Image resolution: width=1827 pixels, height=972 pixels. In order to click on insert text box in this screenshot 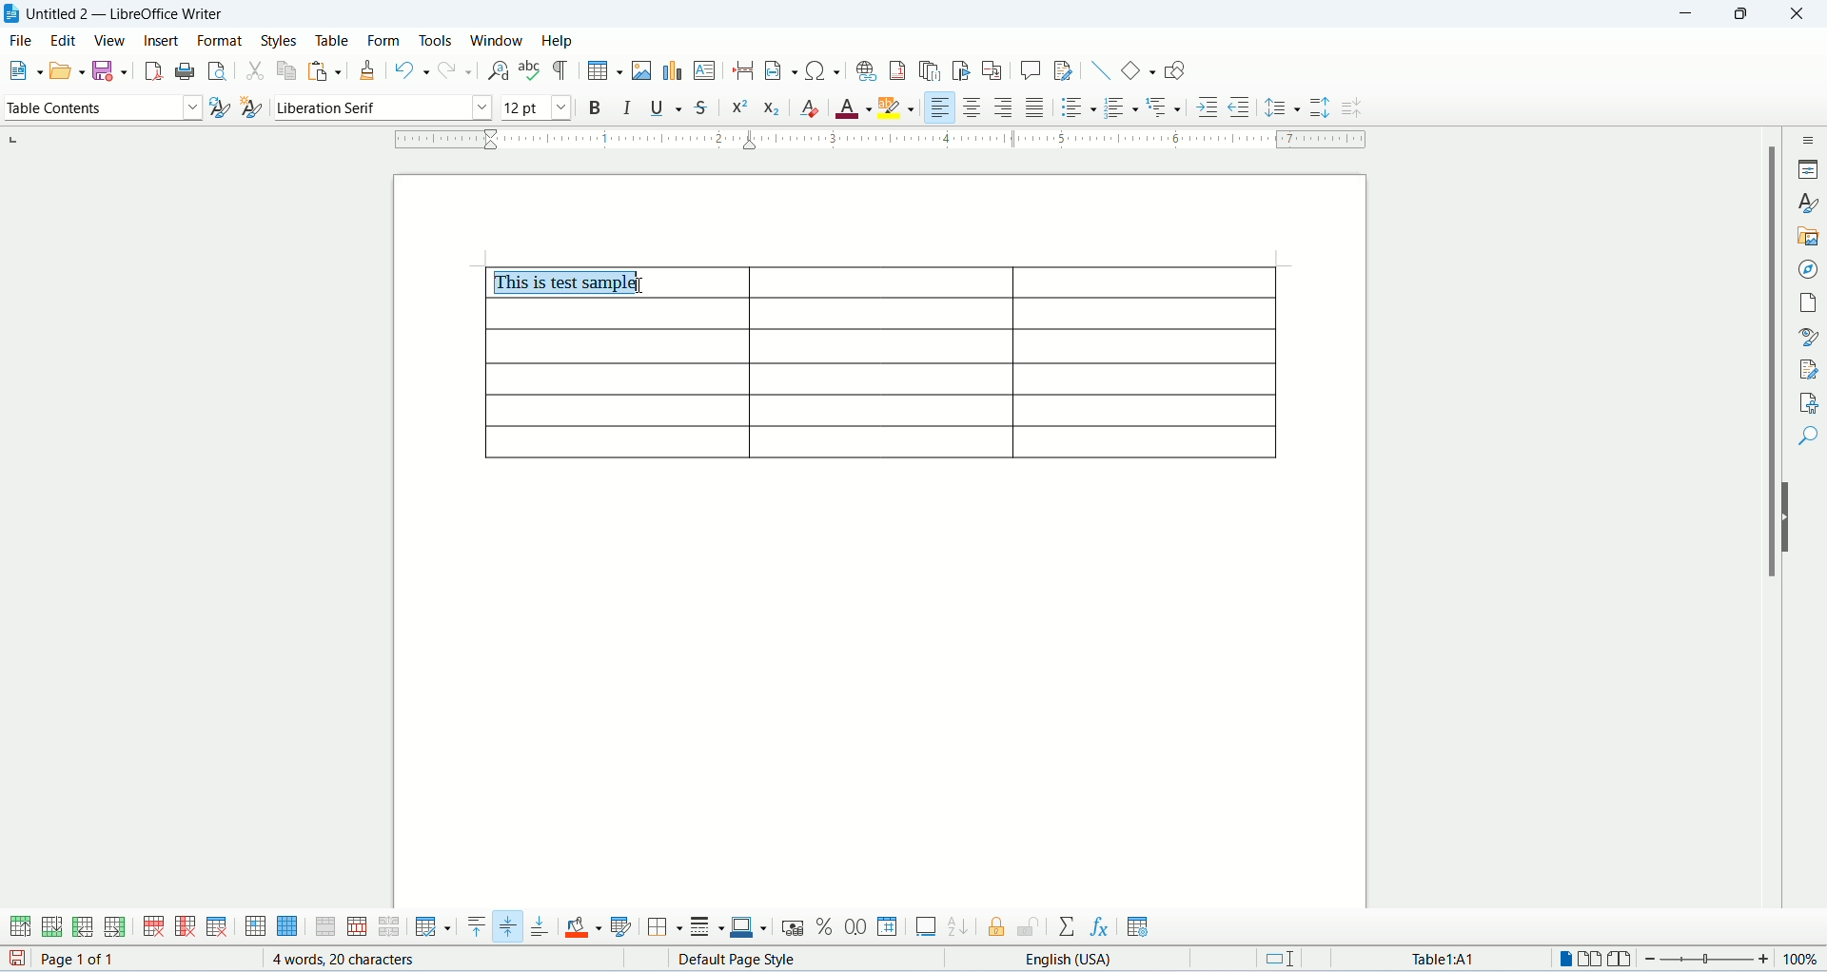, I will do `click(705, 71)`.